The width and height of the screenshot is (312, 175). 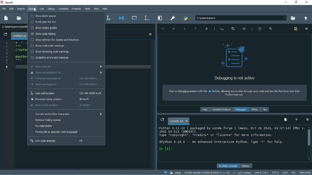 I want to click on Remove all variables from namespace, so click(x=284, y=120).